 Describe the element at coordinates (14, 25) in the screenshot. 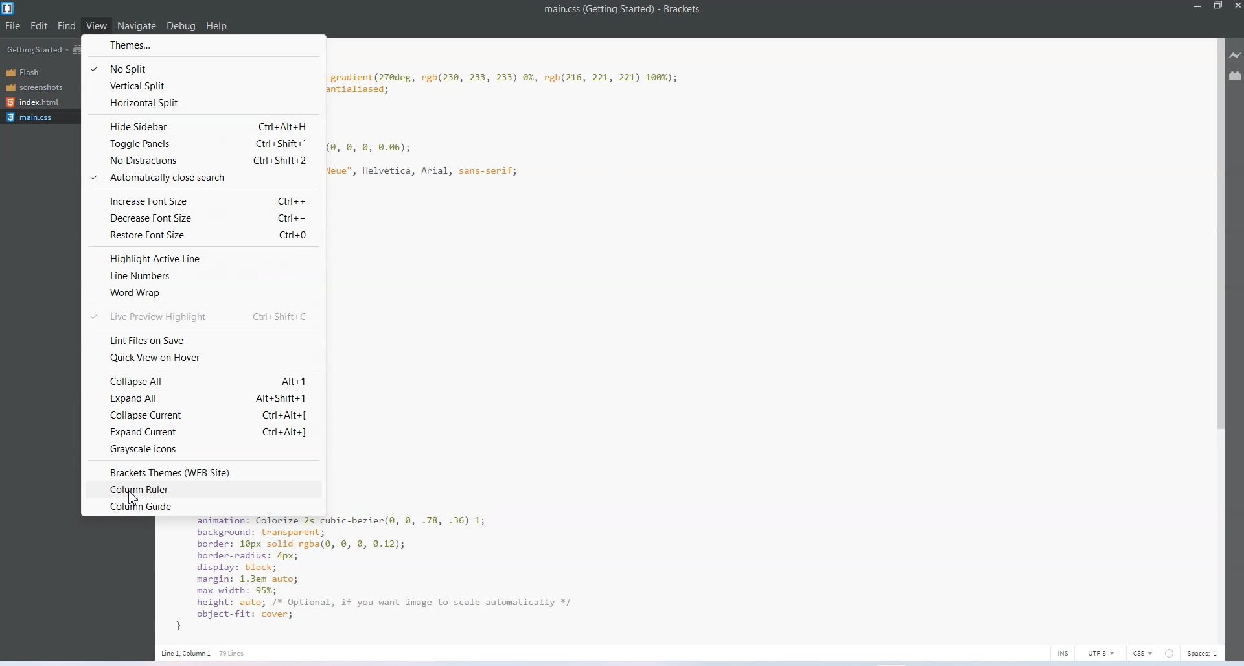

I see `File` at that location.